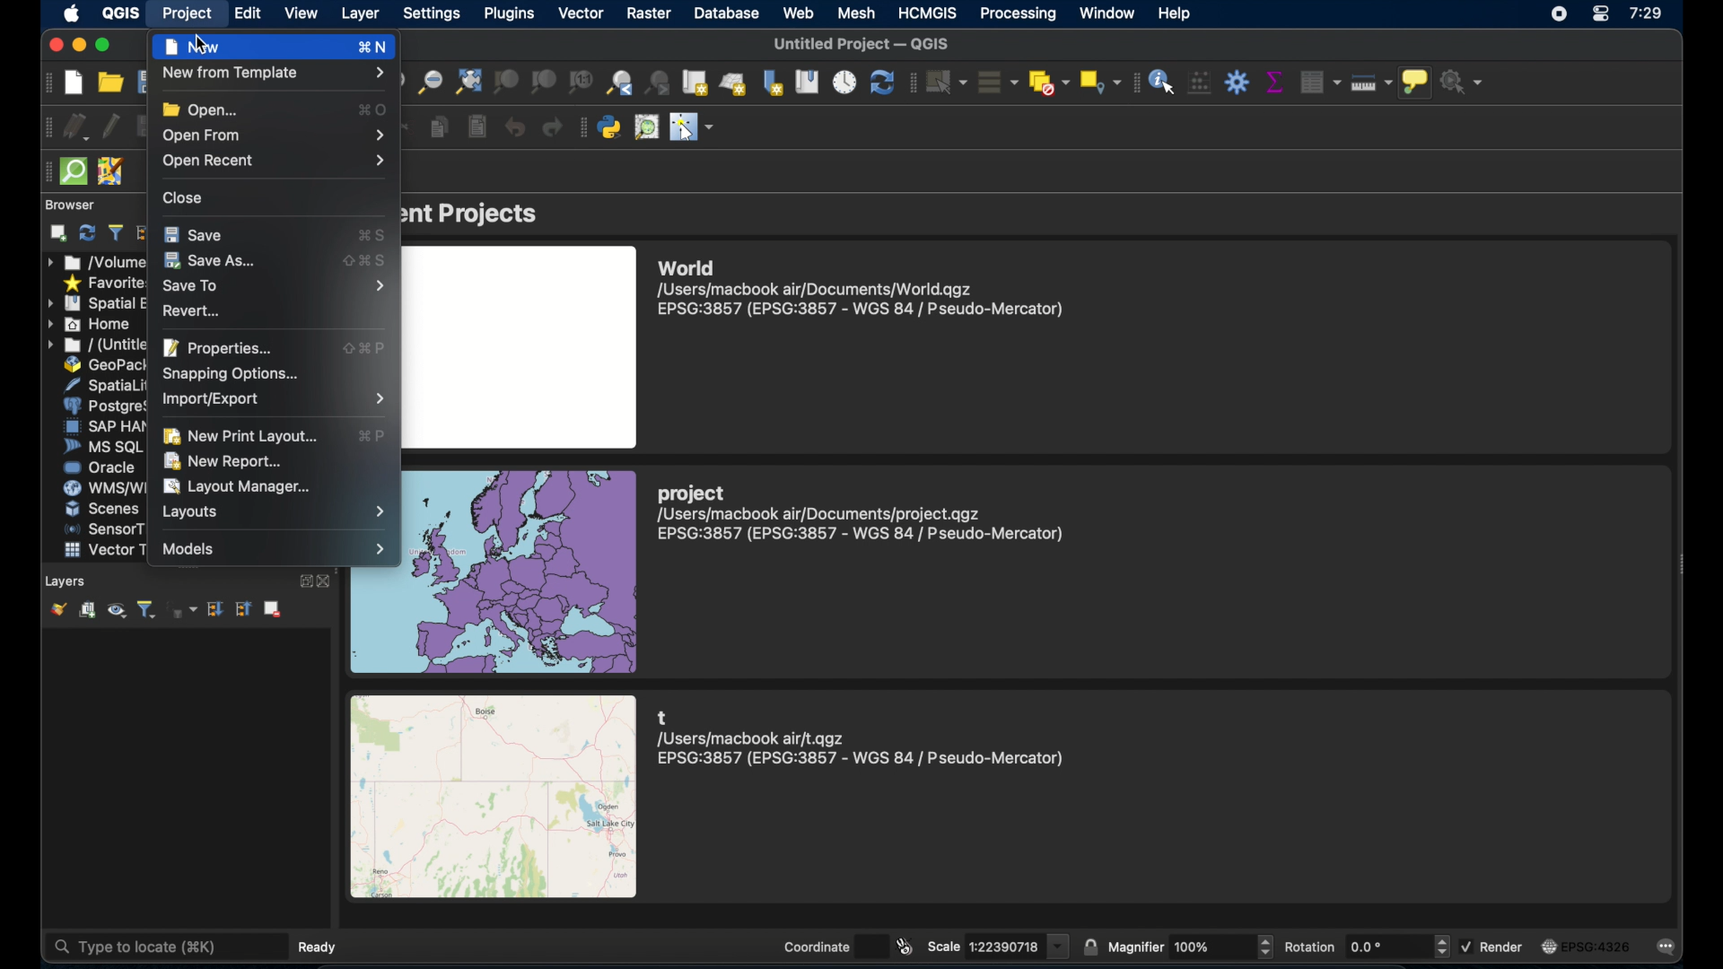 This screenshot has width=1723, height=969. What do you see at coordinates (1059, 946) in the screenshot?
I see `scale value dropdown` at bounding box center [1059, 946].